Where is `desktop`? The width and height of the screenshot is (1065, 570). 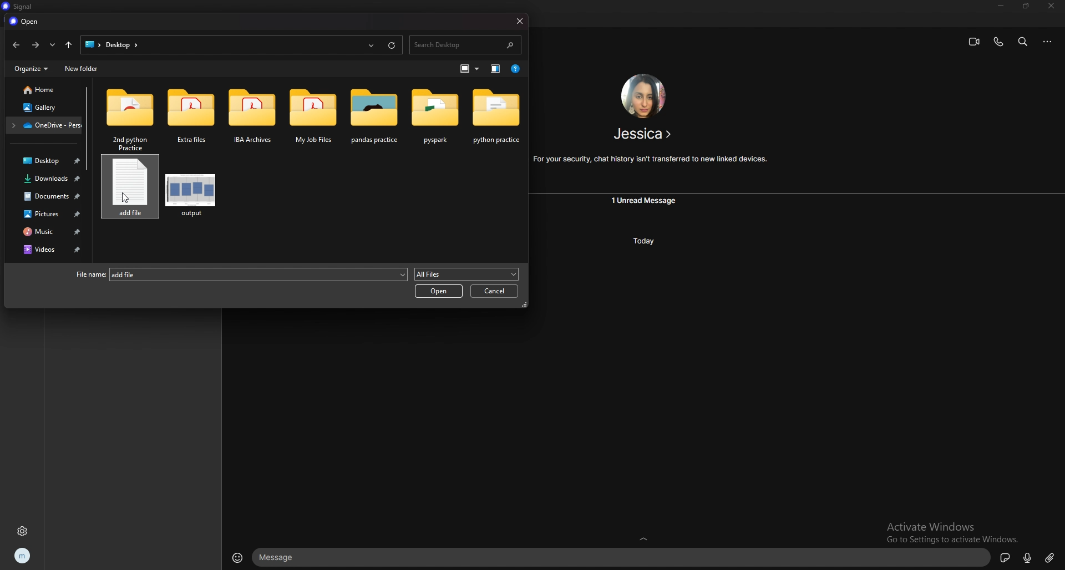
desktop is located at coordinates (90, 44).